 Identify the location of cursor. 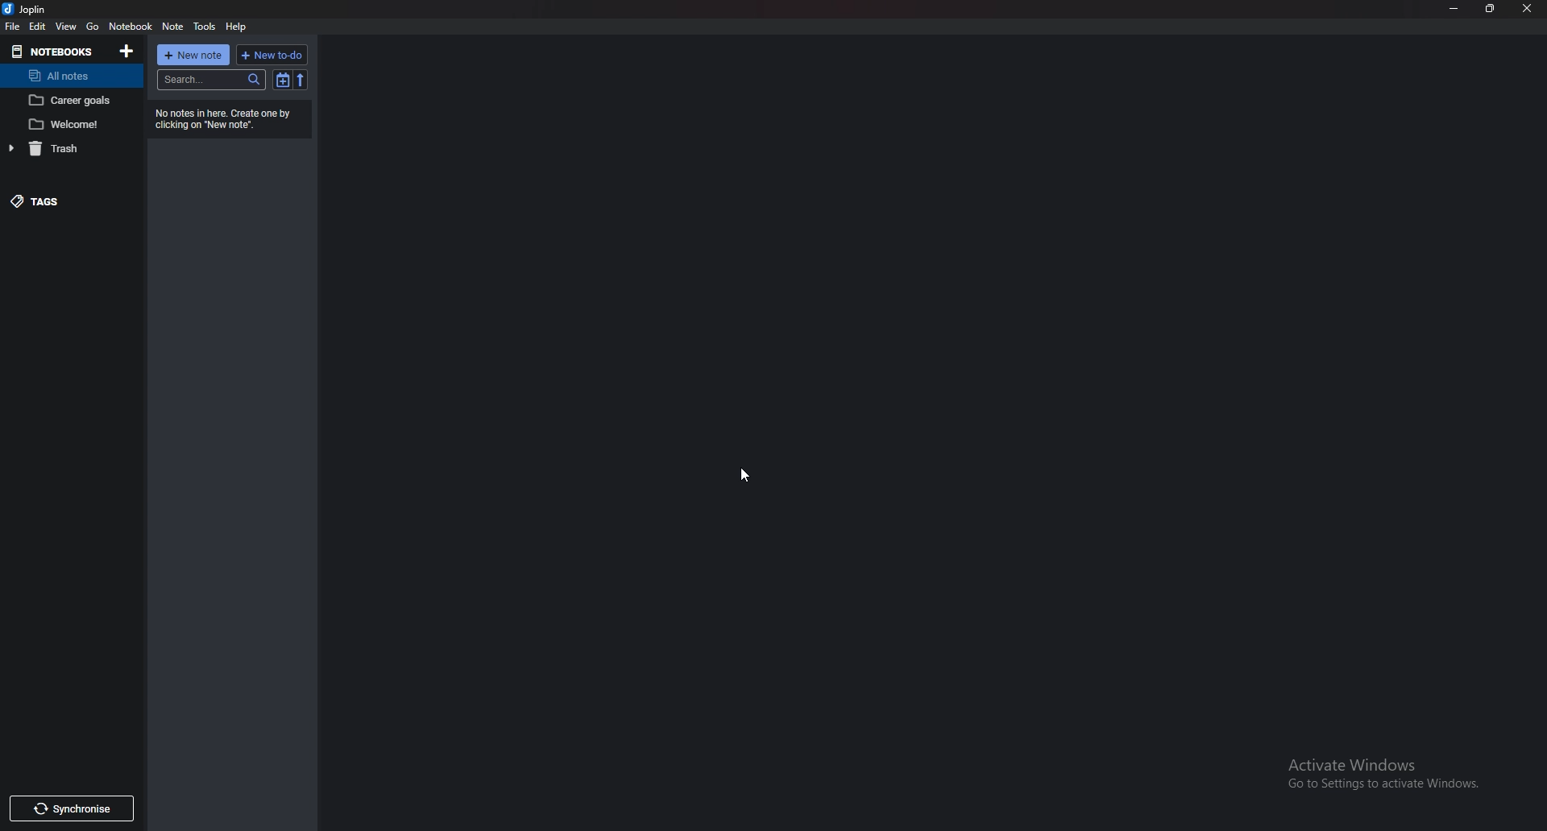
(746, 476).